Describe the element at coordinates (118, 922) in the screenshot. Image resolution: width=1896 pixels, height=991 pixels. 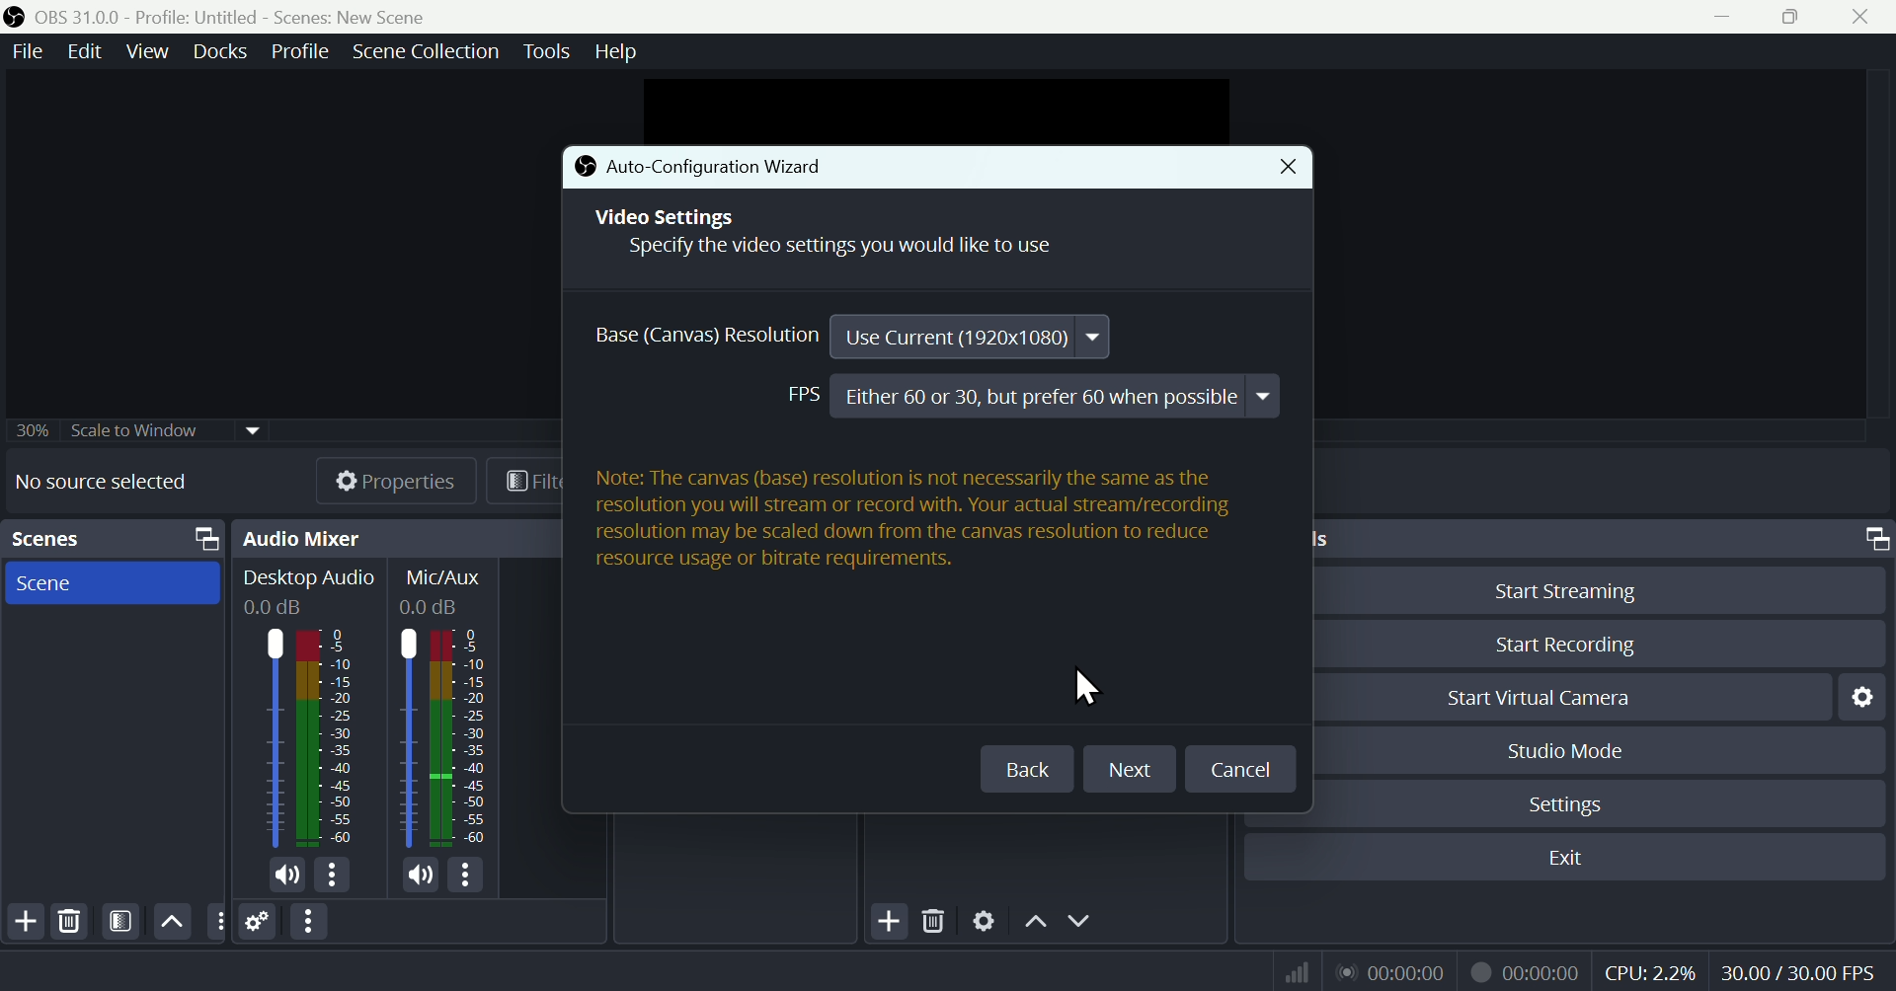
I see `Filters` at that location.